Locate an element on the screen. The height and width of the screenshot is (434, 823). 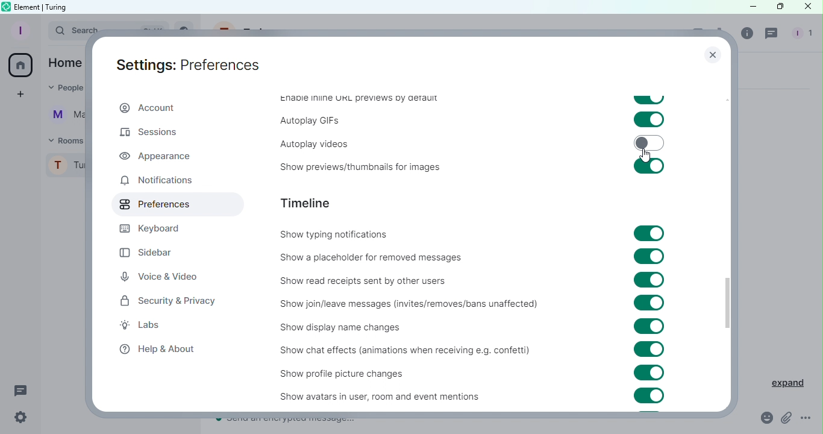
Show read receipts sent by other user is located at coordinates (400, 278).